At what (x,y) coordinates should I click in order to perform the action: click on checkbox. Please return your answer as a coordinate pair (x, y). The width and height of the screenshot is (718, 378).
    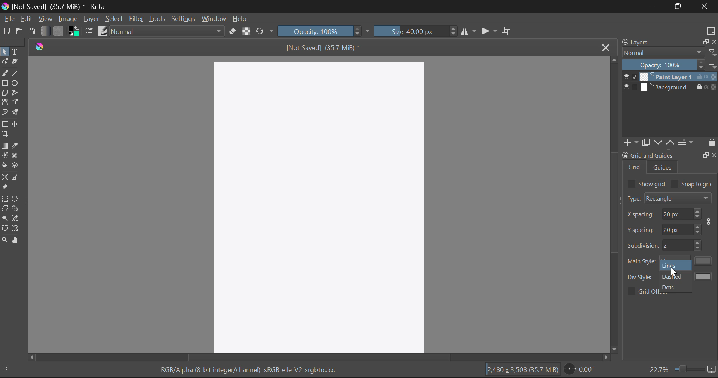
    Looking at the image, I should click on (630, 291).